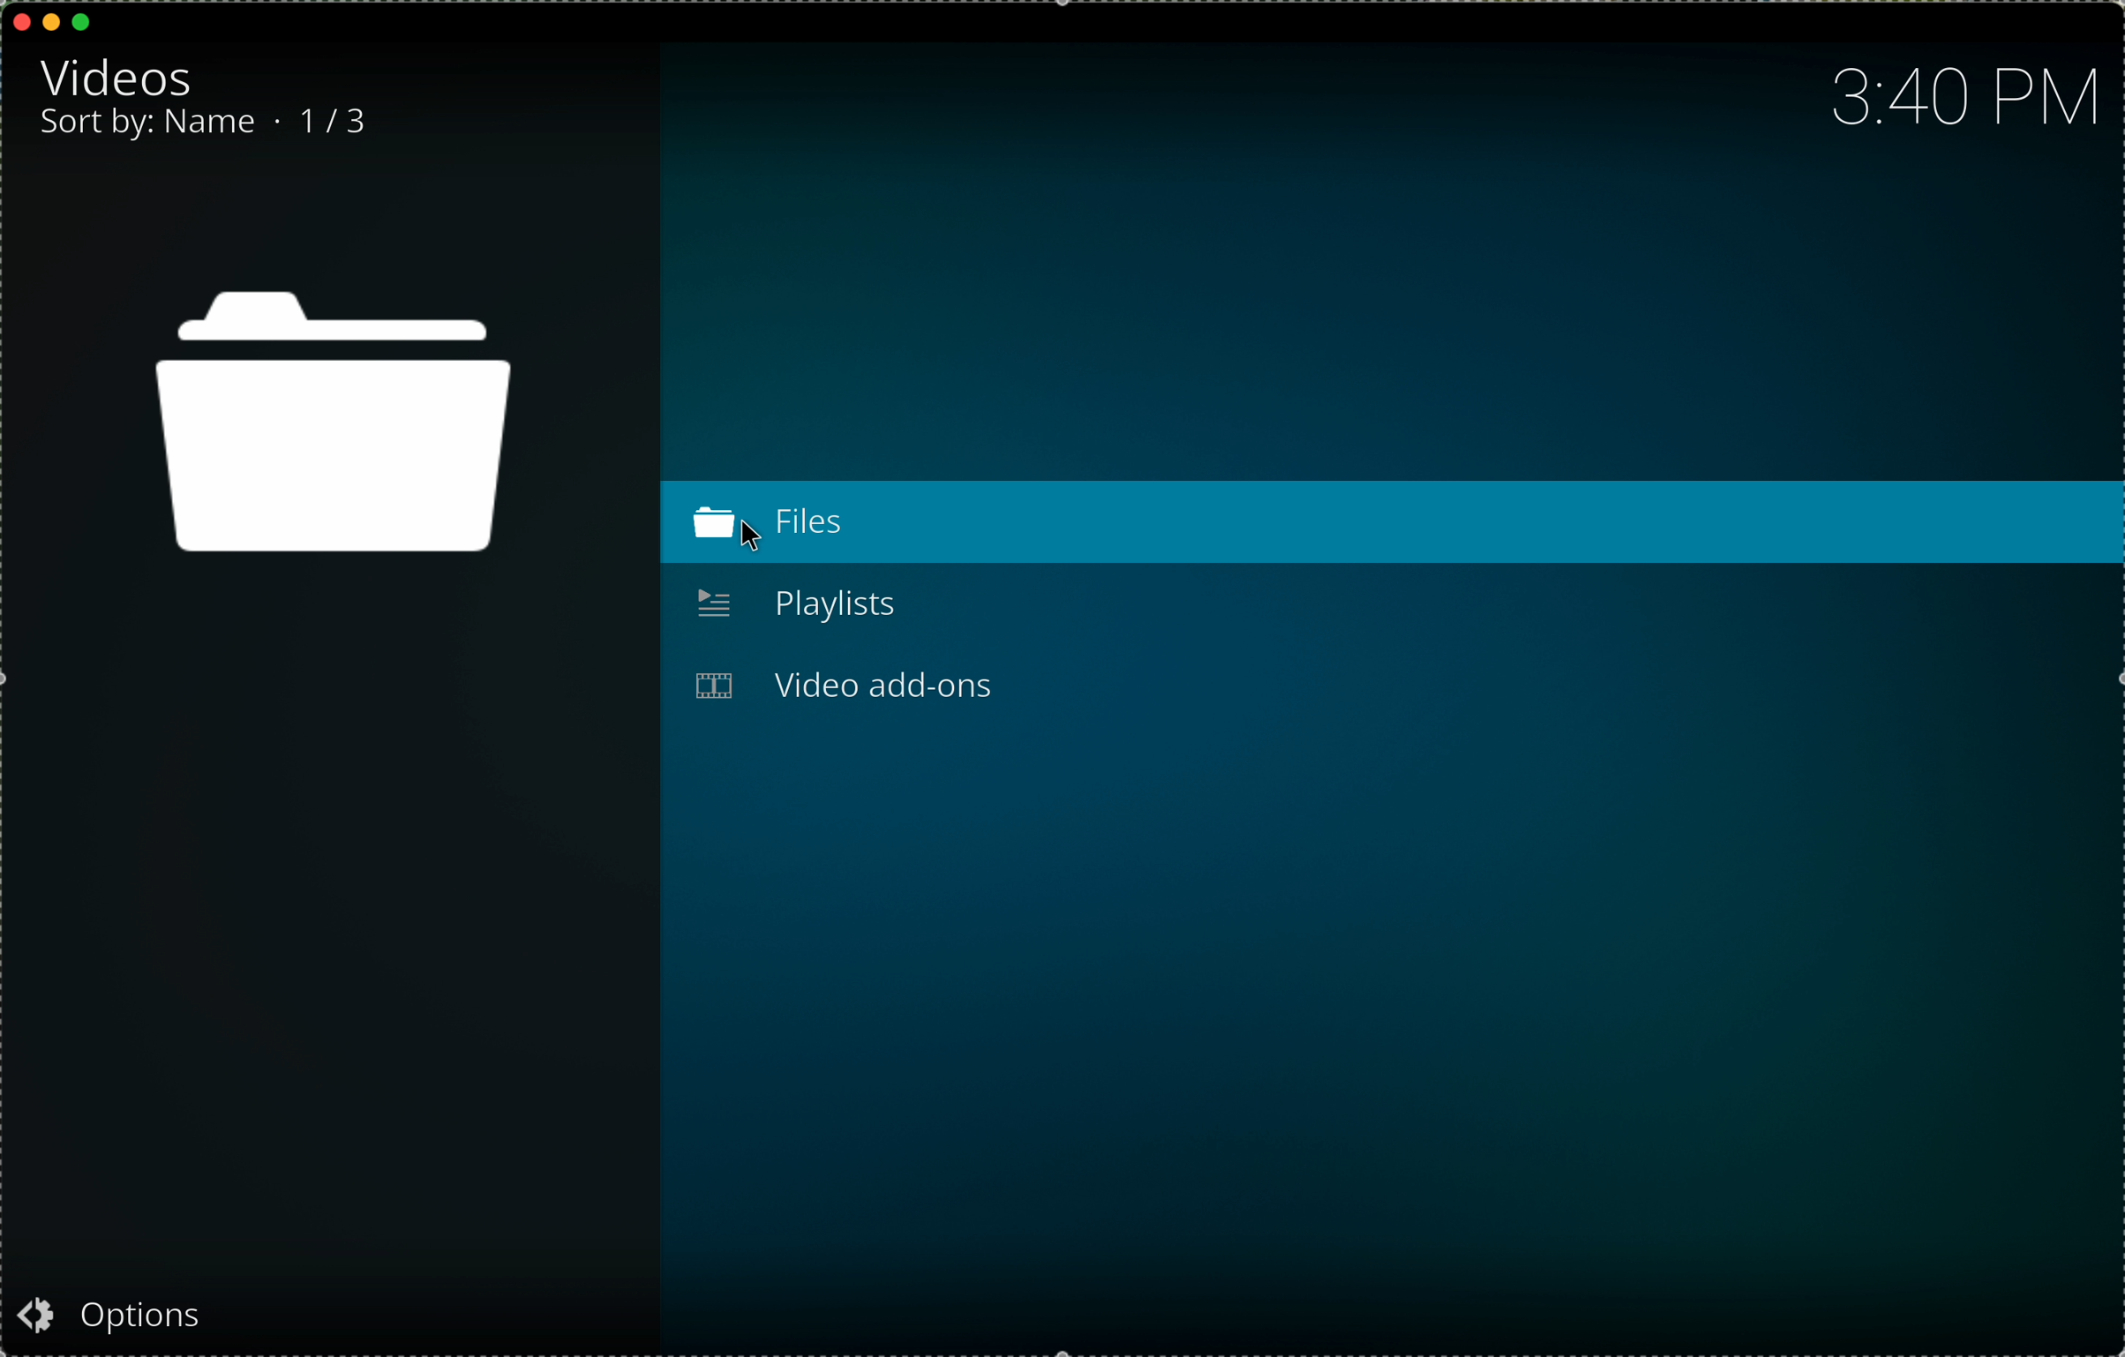  Describe the element at coordinates (1966, 107) in the screenshot. I see `time` at that location.